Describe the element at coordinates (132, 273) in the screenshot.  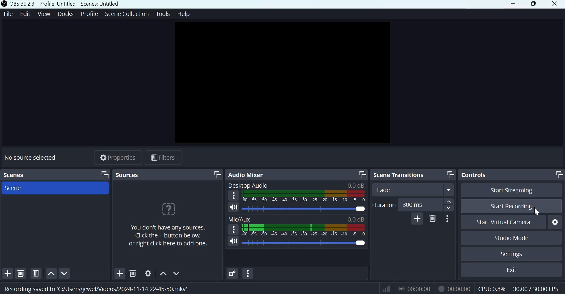
I see `Remove selected source(s)` at that location.